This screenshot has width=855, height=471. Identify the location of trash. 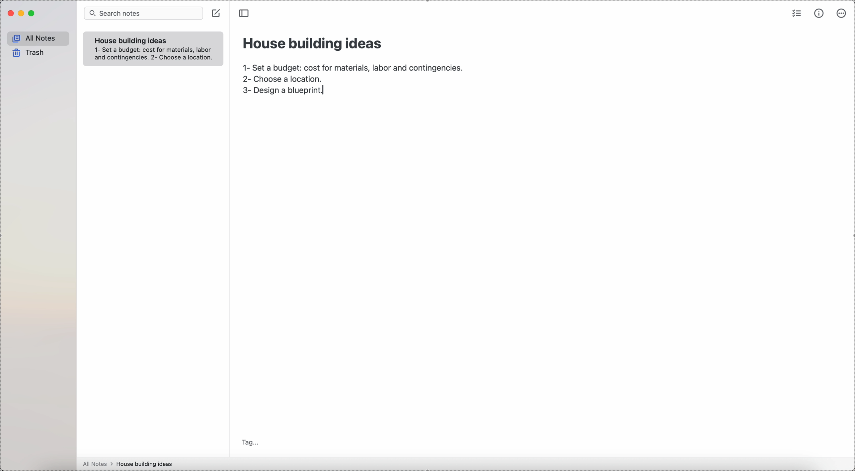
(27, 53).